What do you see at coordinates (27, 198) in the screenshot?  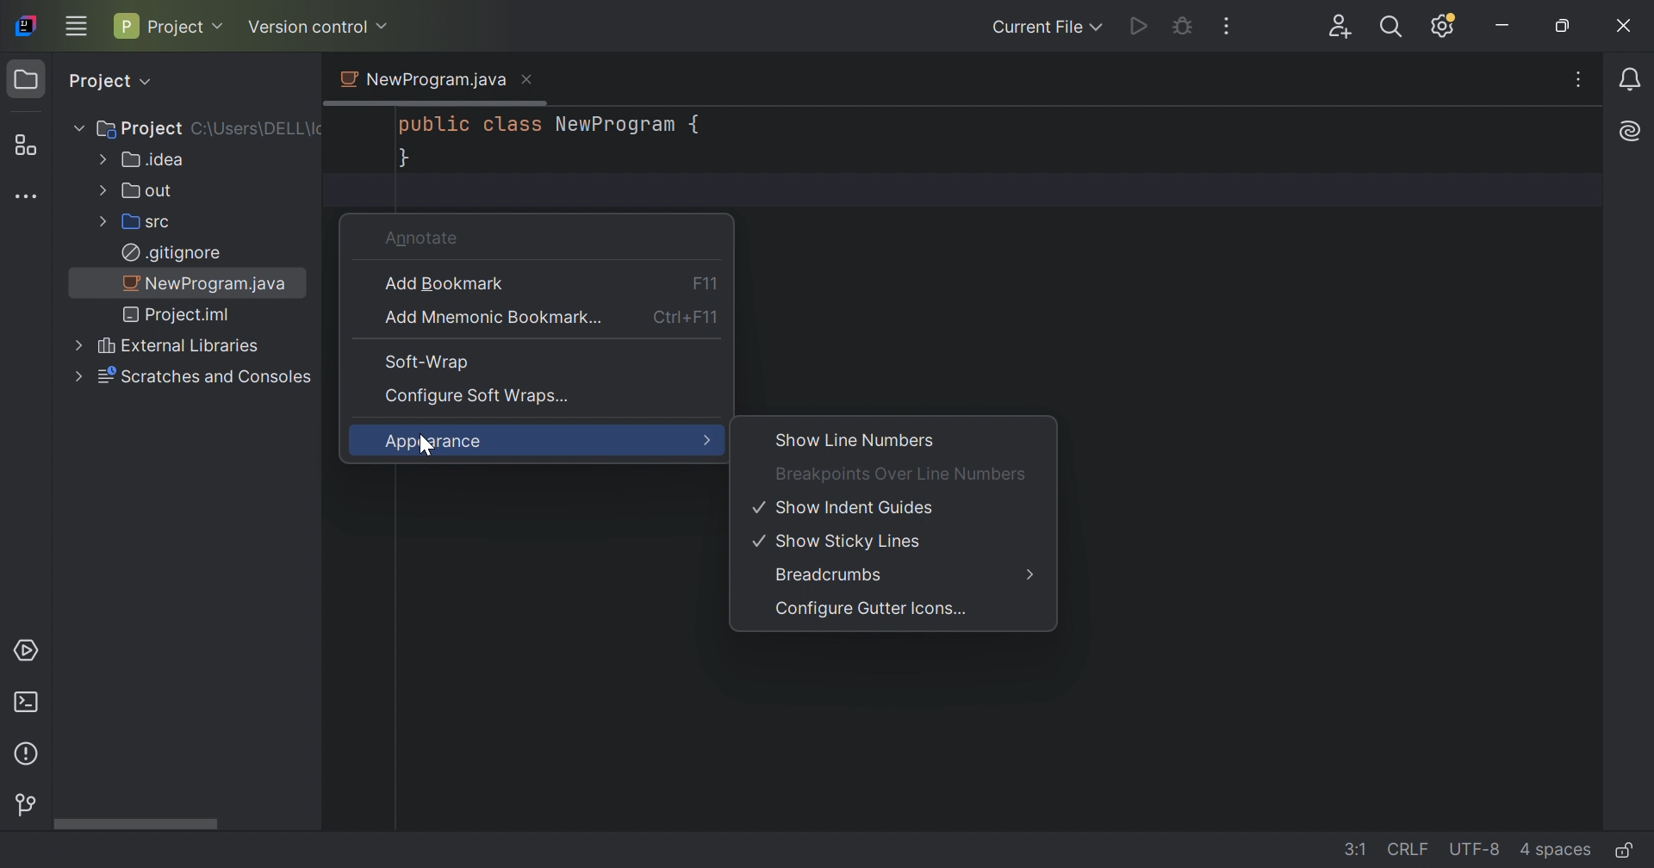 I see `More tool windows` at bounding box center [27, 198].